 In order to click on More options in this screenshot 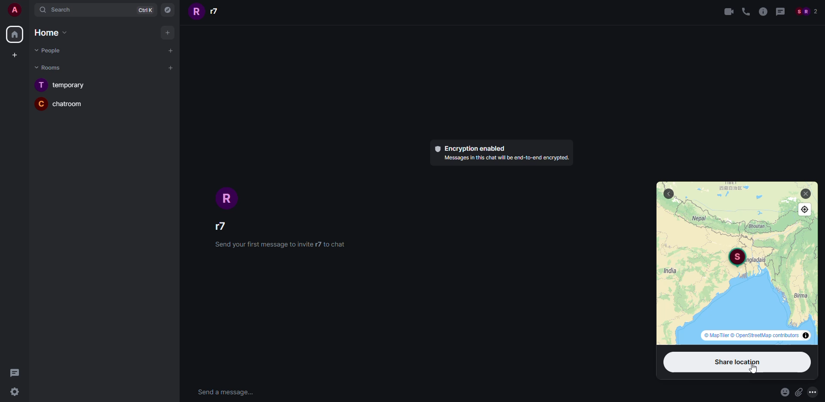, I will do `click(813, 392)`.